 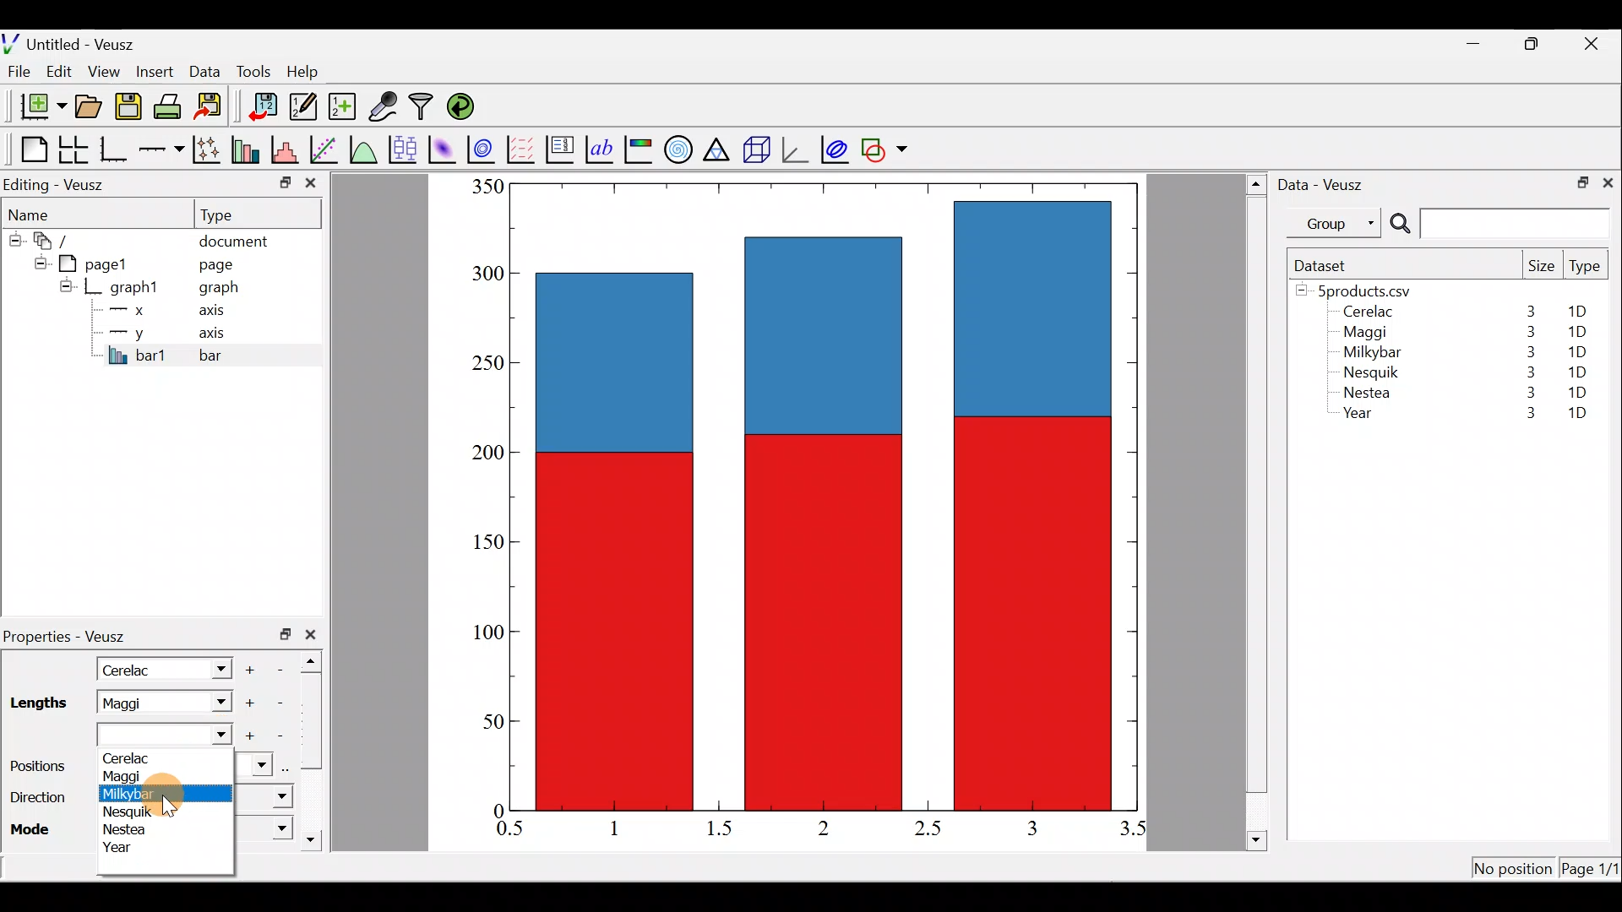 I want to click on Maggi, so click(x=135, y=774).